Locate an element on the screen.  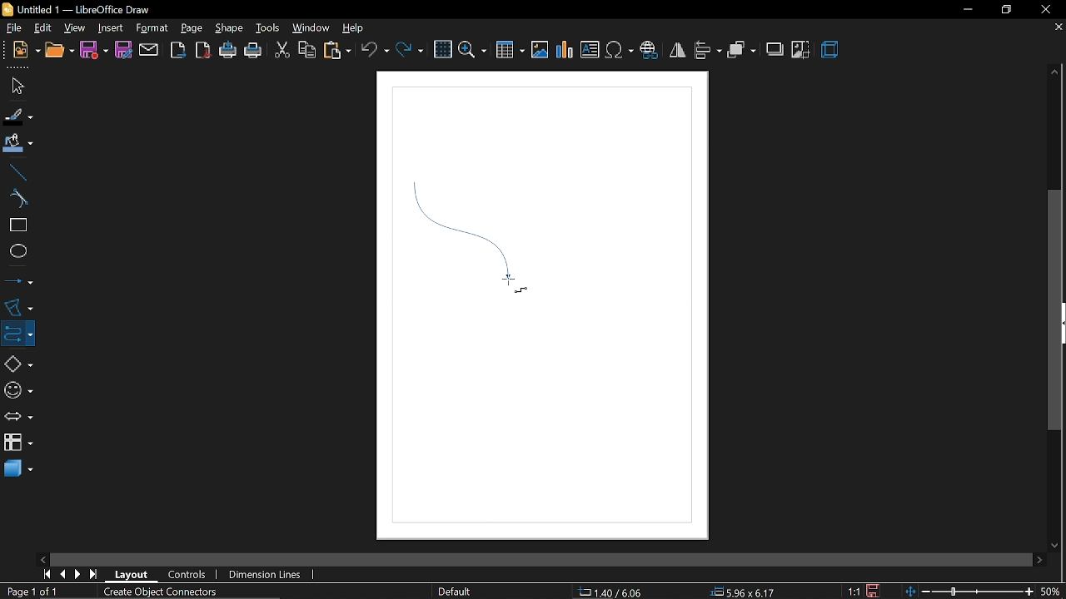
fill line is located at coordinates (19, 115).